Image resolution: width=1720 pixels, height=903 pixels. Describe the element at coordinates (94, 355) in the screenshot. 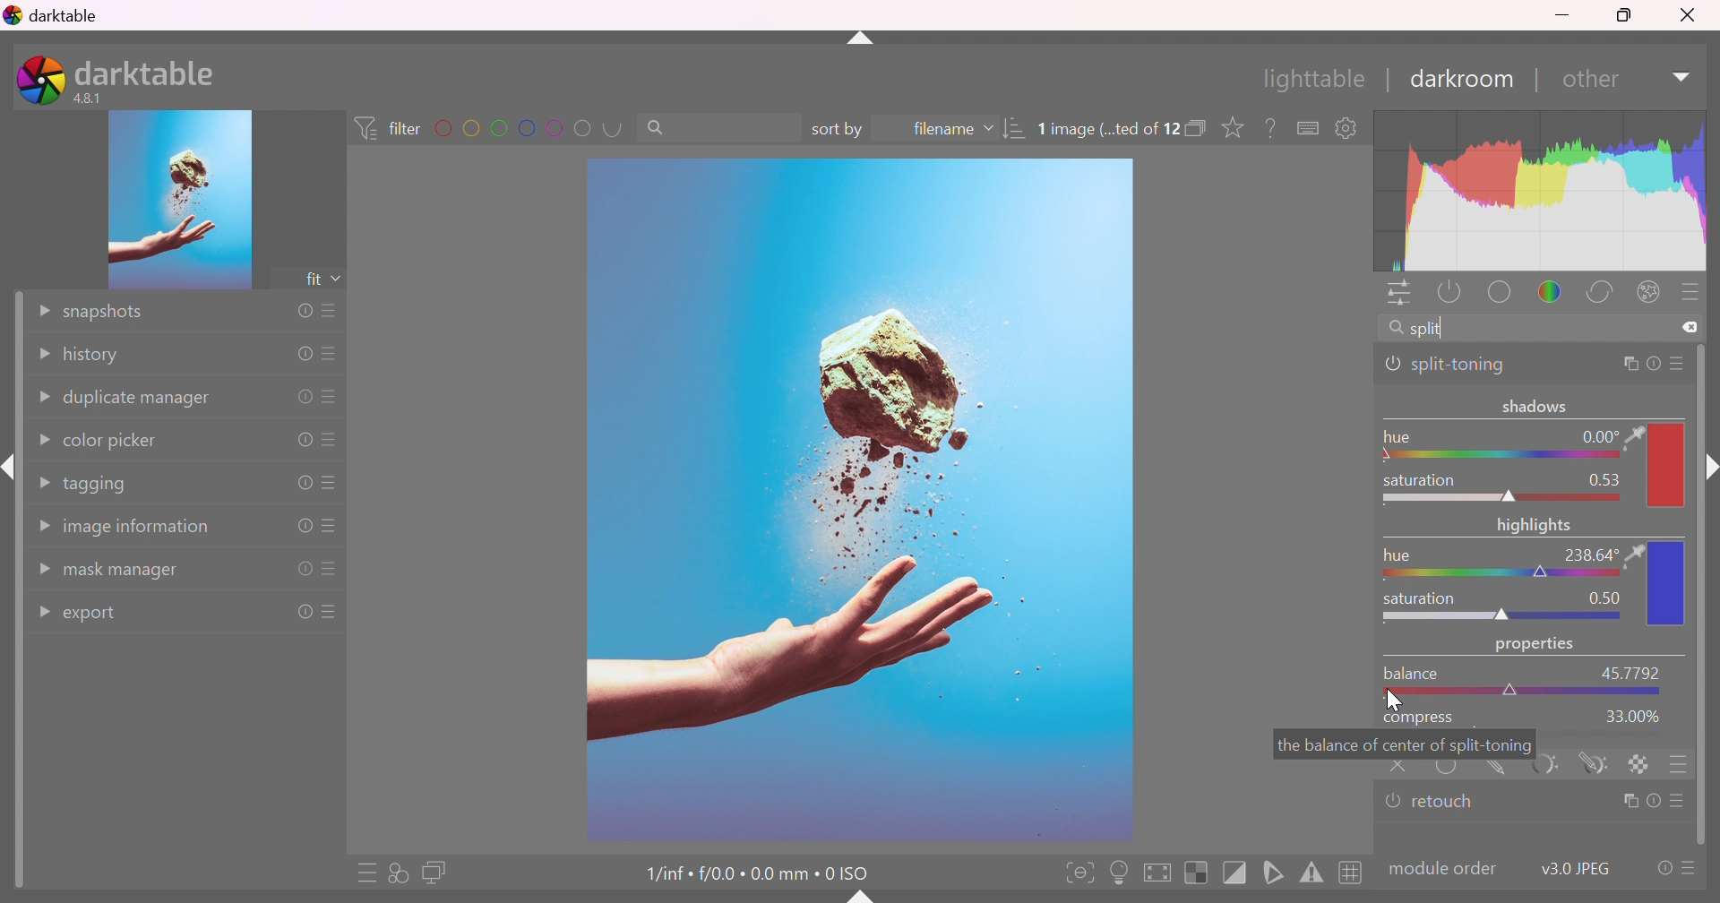

I see `history` at that location.